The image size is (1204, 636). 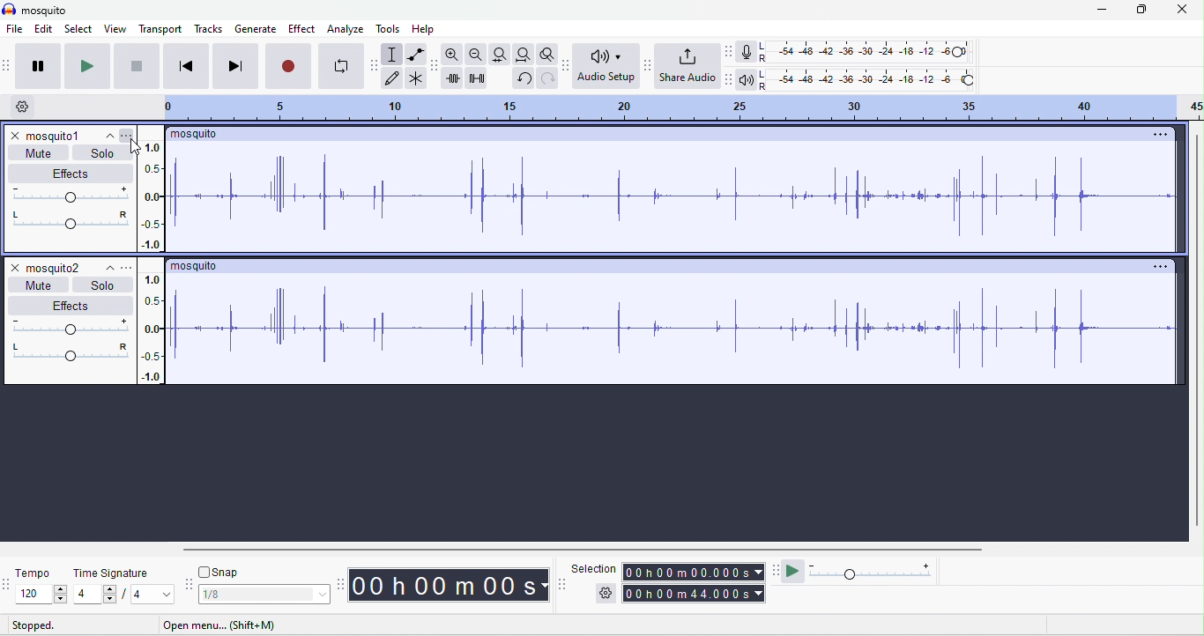 What do you see at coordinates (1098, 10) in the screenshot?
I see `minimize` at bounding box center [1098, 10].